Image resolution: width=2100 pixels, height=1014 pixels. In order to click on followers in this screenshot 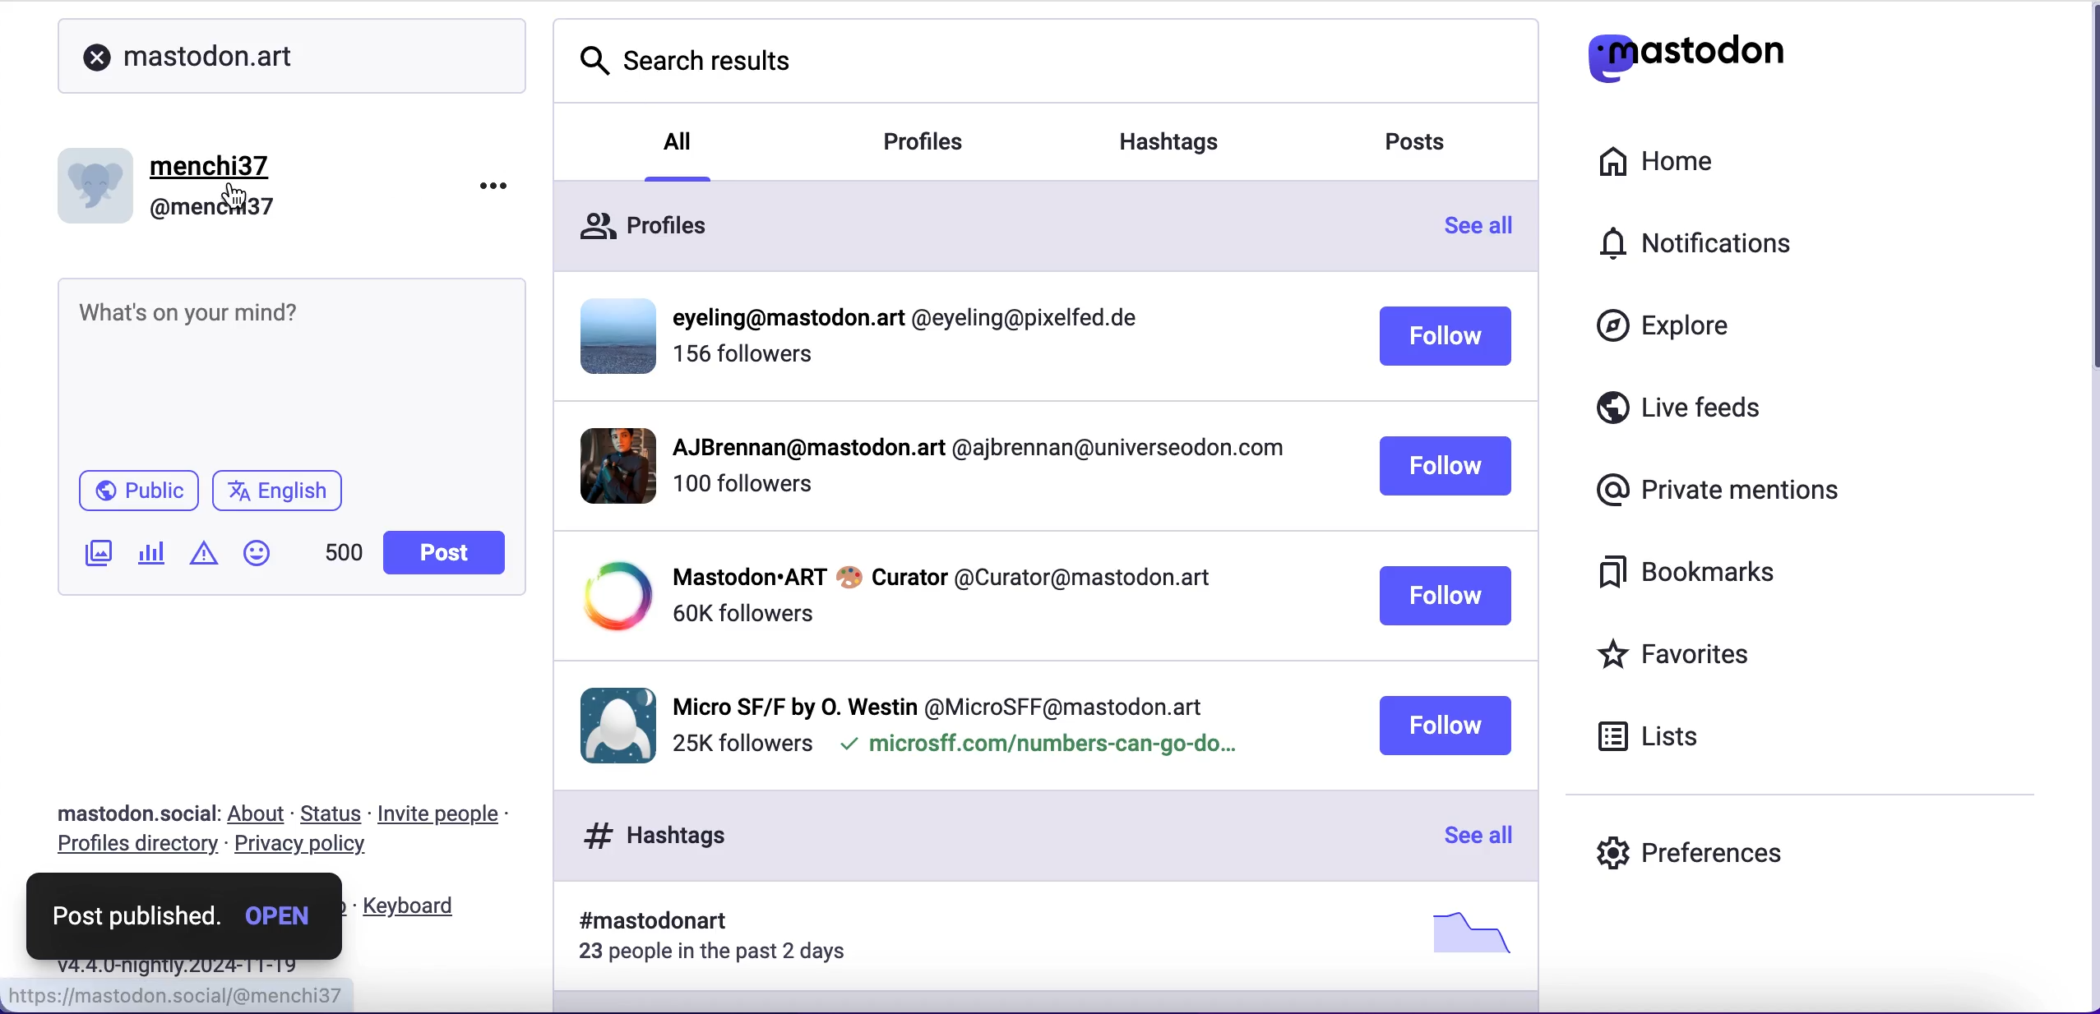, I will do `click(754, 615)`.